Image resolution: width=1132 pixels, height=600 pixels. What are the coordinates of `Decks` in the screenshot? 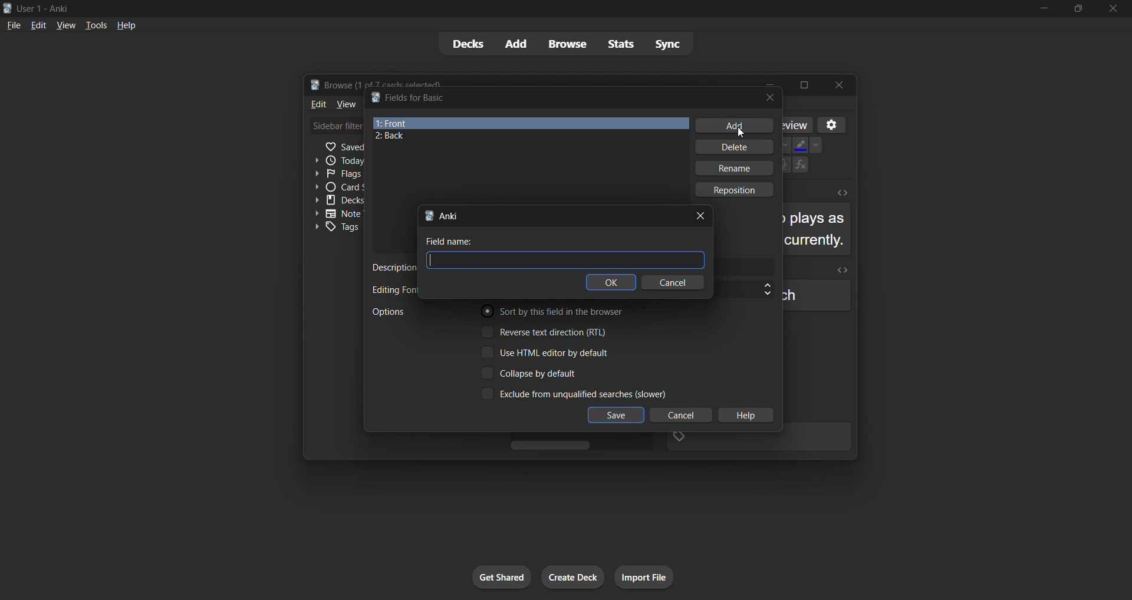 It's located at (338, 200).